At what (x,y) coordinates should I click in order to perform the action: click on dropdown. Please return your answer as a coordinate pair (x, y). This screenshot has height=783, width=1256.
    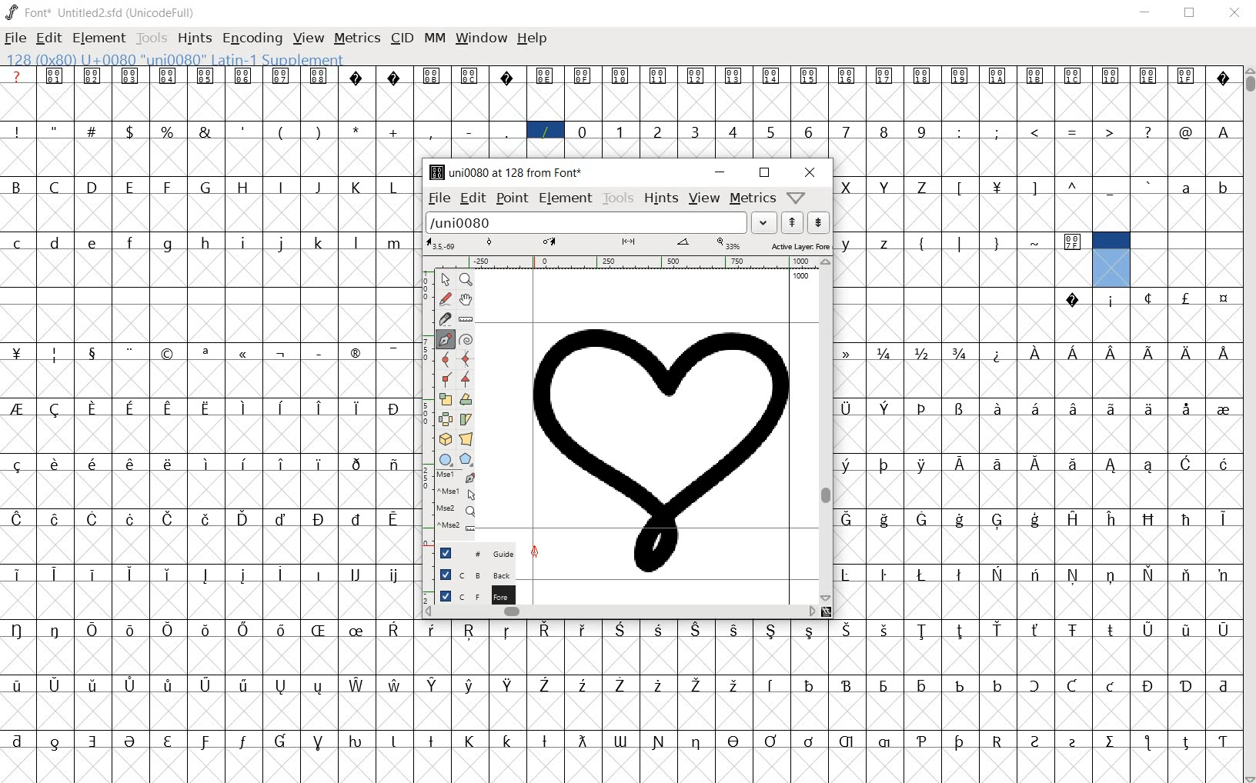
    Looking at the image, I should click on (764, 223).